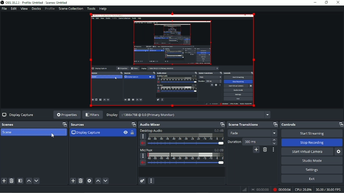 The height and width of the screenshot is (193, 344). Describe the element at coordinates (341, 124) in the screenshot. I see `Maximize` at that location.